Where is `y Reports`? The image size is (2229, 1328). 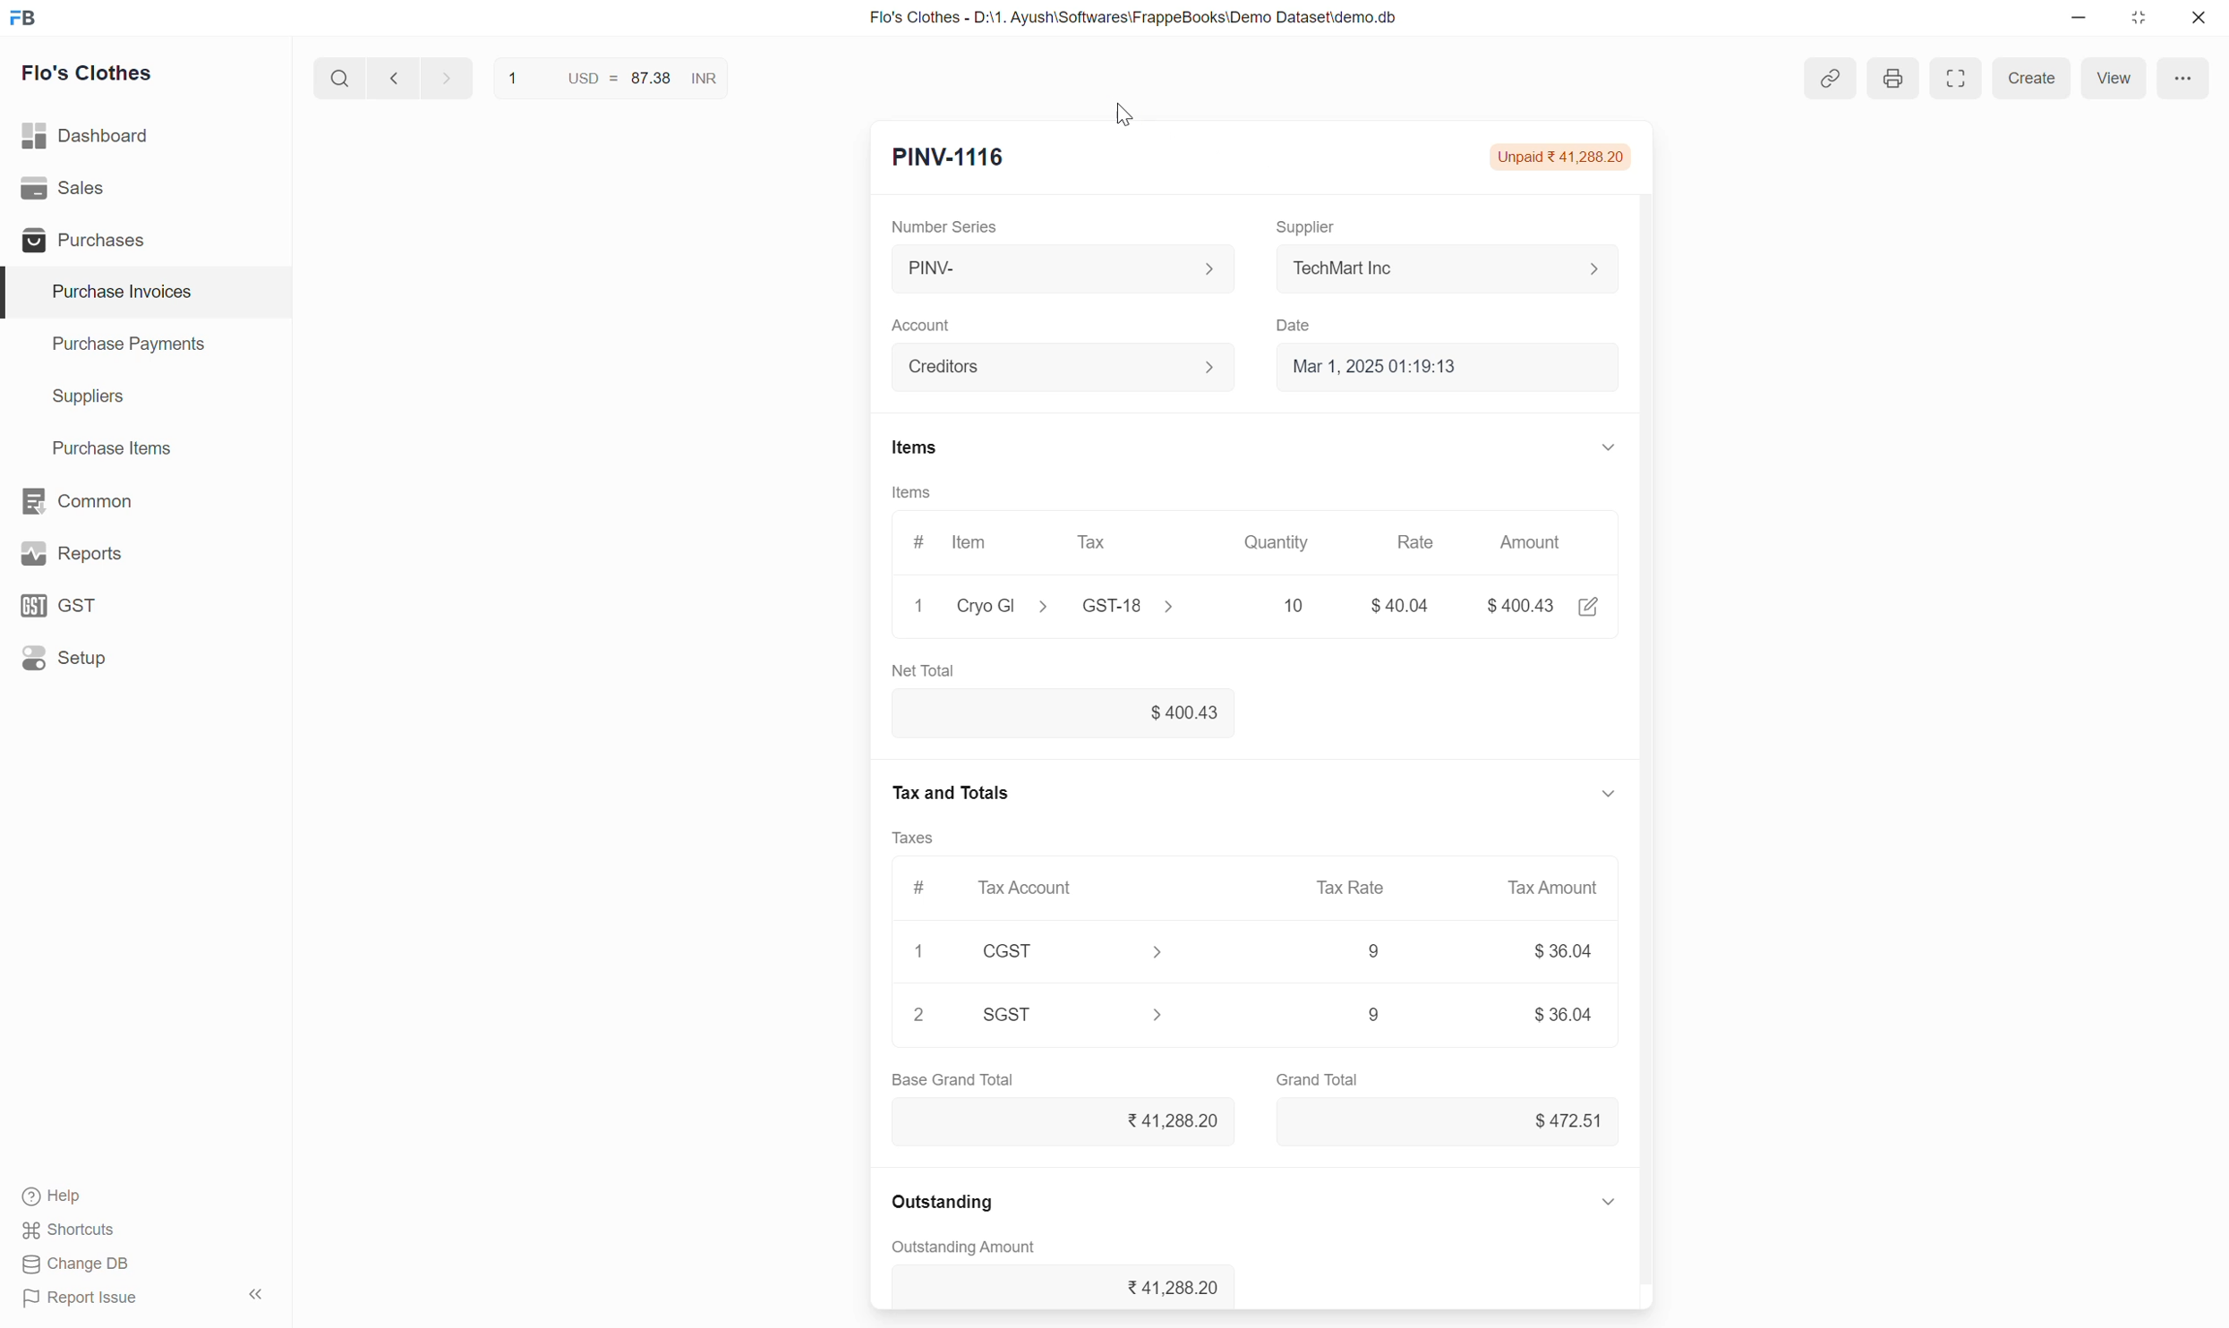
y Reports is located at coordinates (71, 555).